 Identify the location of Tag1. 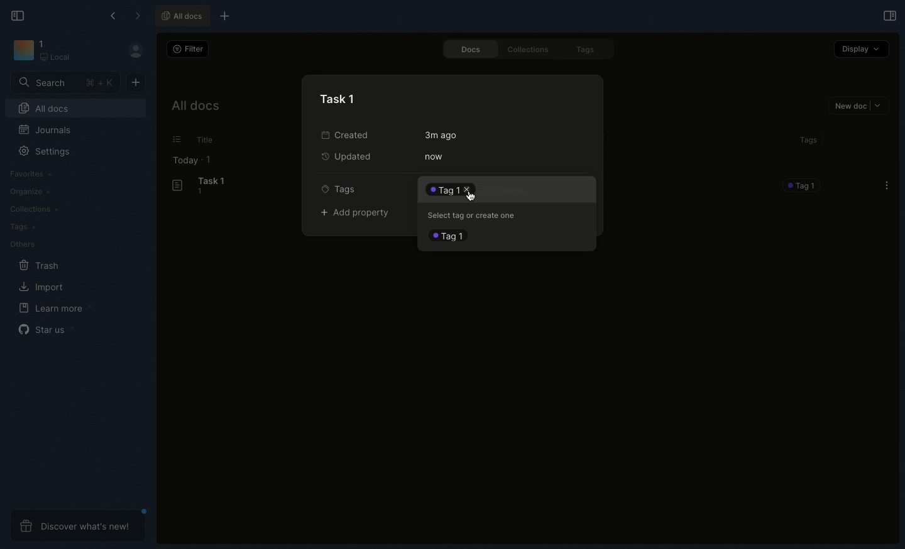
(451, 236).